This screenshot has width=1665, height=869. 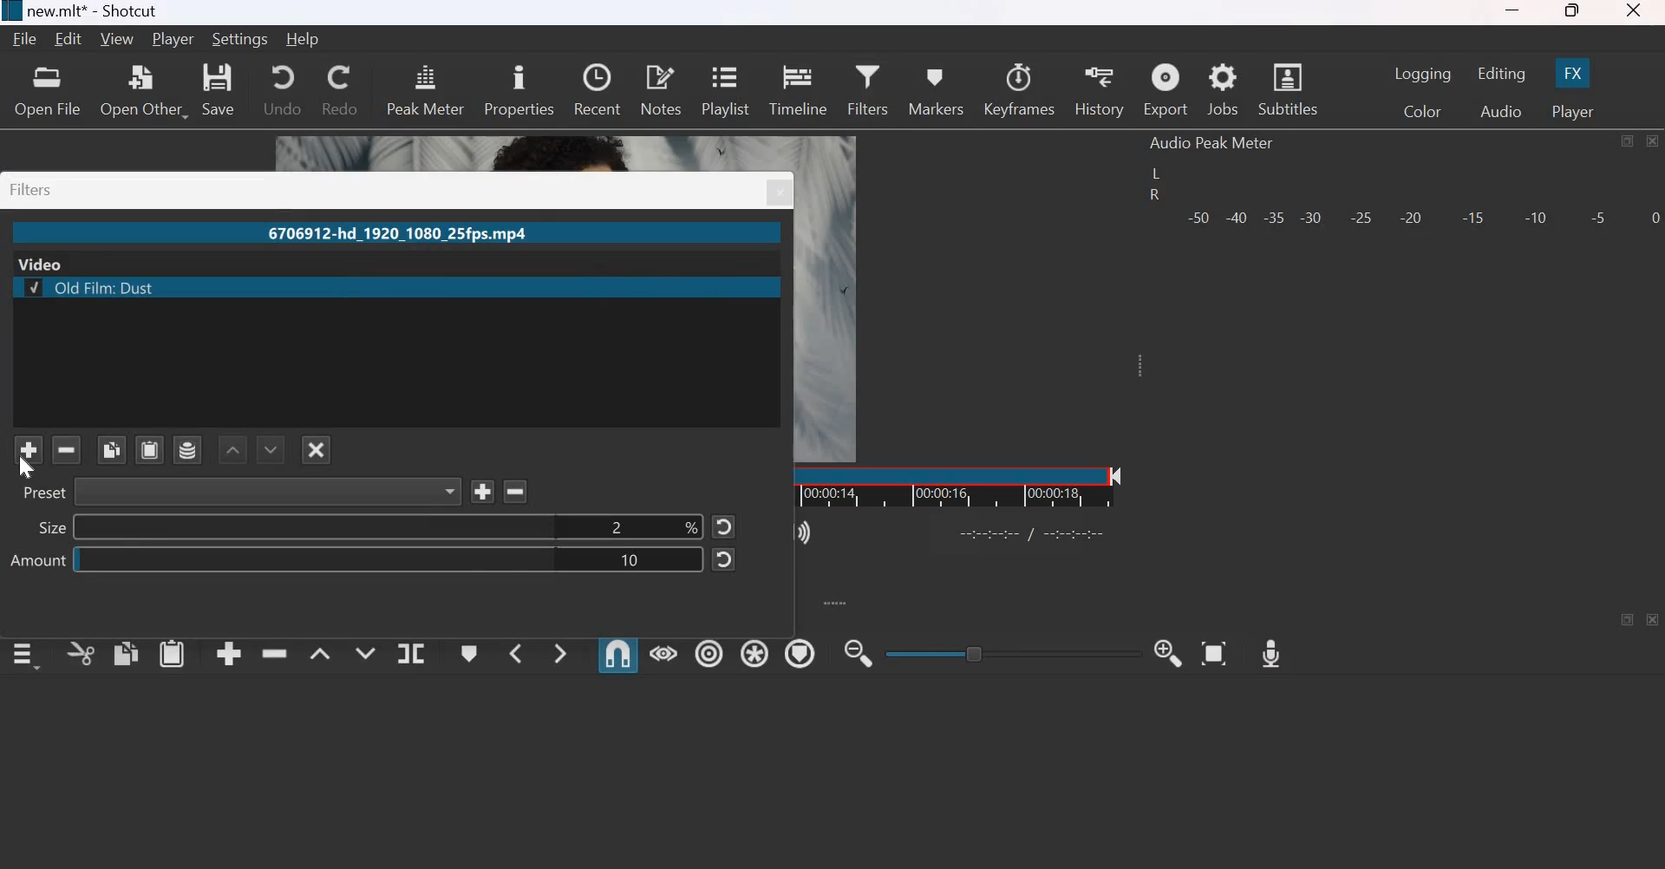 What do you see at coordinates (274, 652) in the screenshot?
I see `ripple delete` at bounding box center [274, 652].